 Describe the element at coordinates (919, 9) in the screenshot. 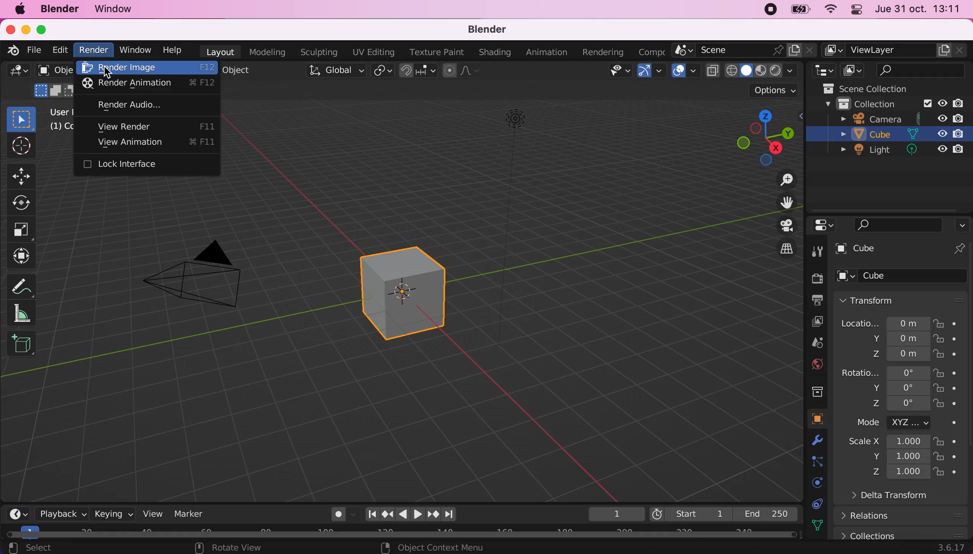

I see `jue 31 oct. 13:11` at that location.